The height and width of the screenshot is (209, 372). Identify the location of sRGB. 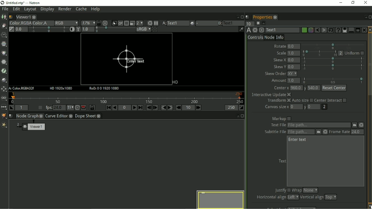
(143, 30).